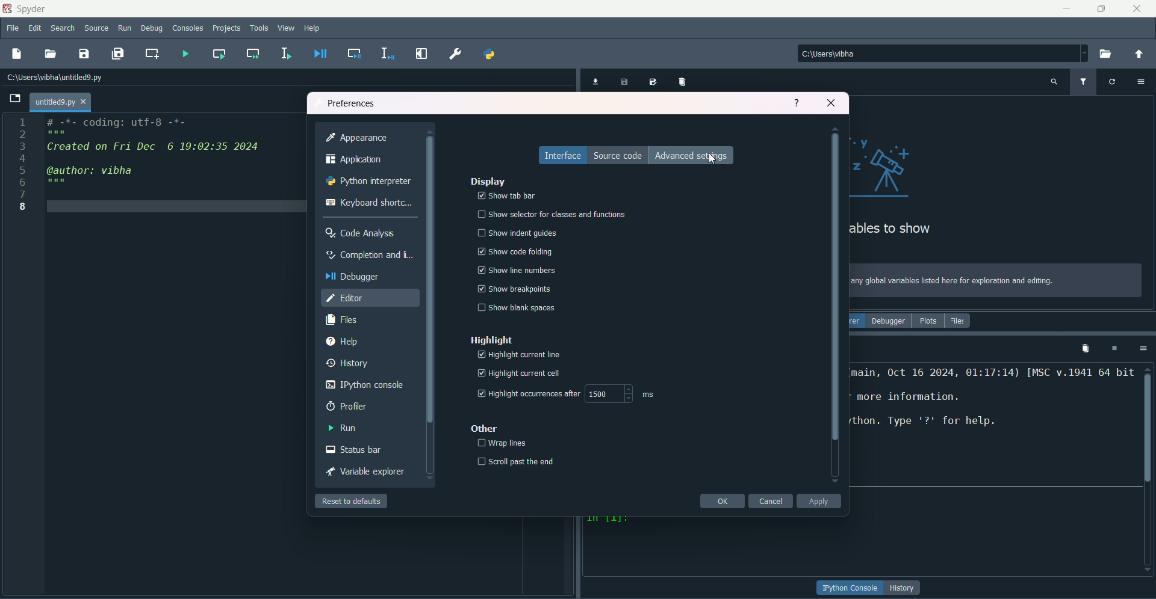  What do you see at coordinates (512, 289) in the screenshot?
I see `show trealpoints` at bounding box center [512, 289].